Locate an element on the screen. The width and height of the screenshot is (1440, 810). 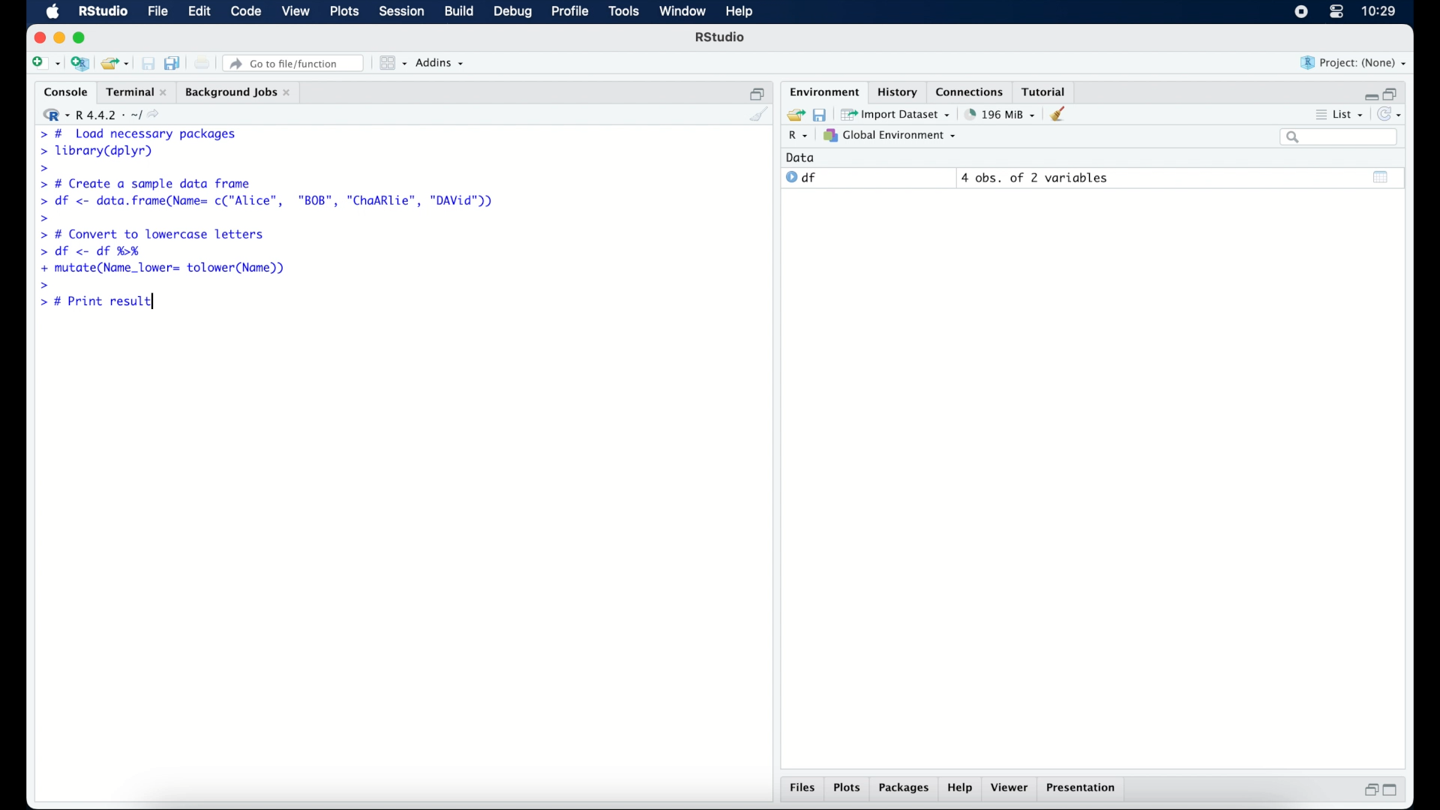
edit is located at coordinates (198, 12).